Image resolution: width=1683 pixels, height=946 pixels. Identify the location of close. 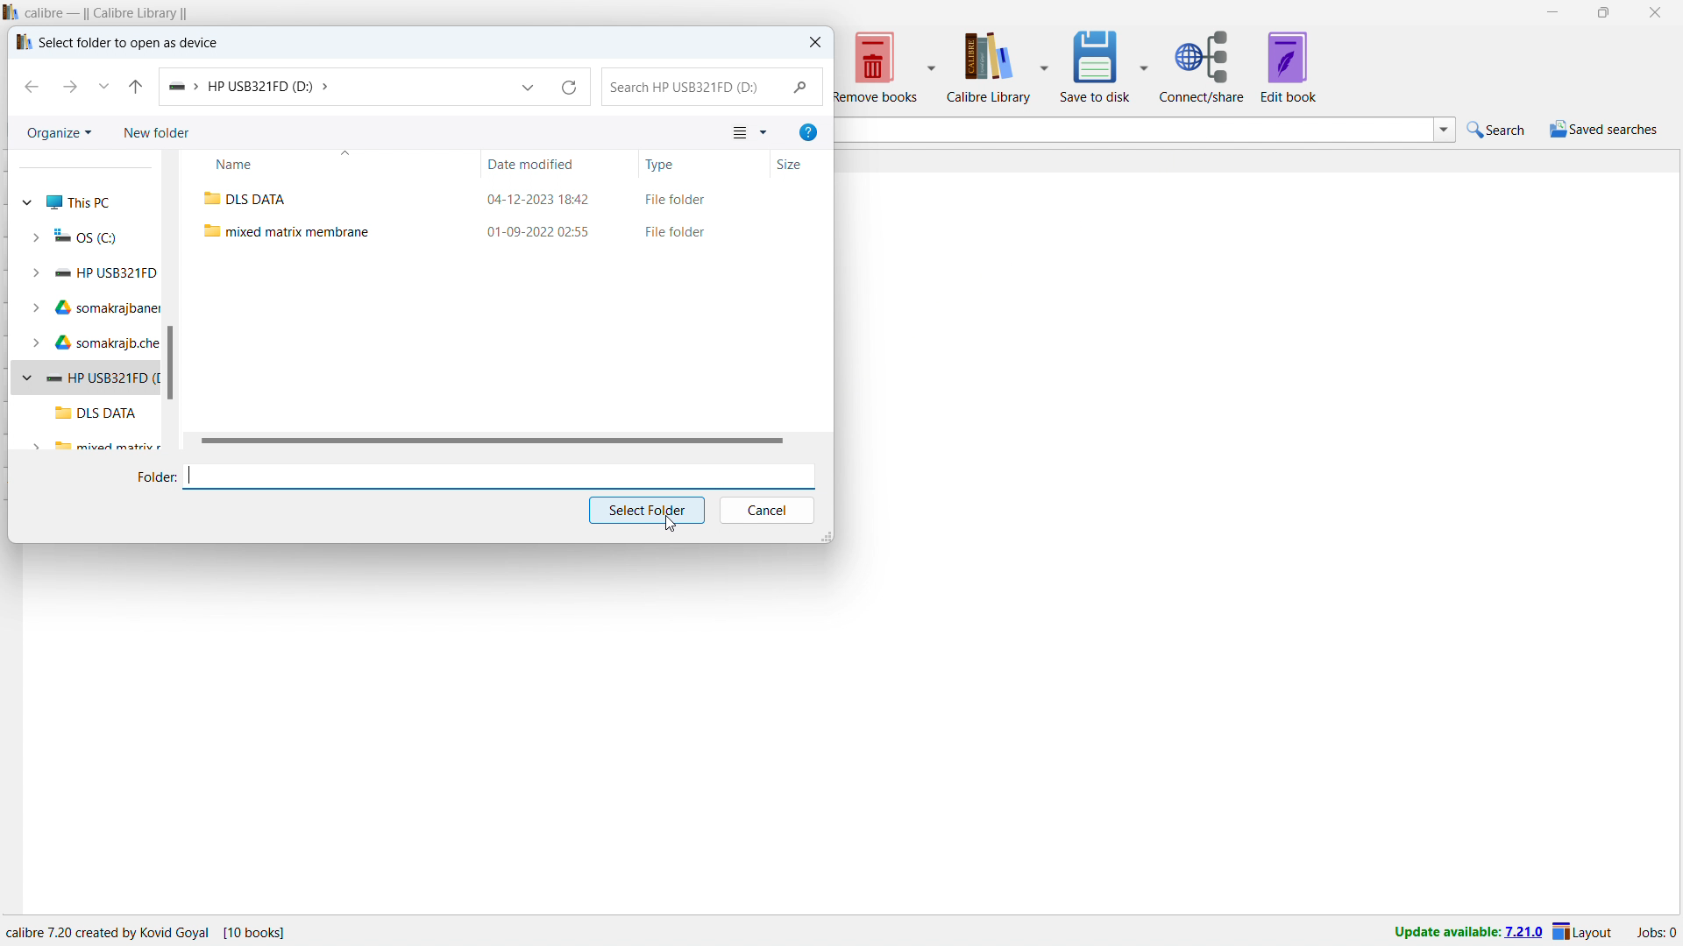
(815, 40).